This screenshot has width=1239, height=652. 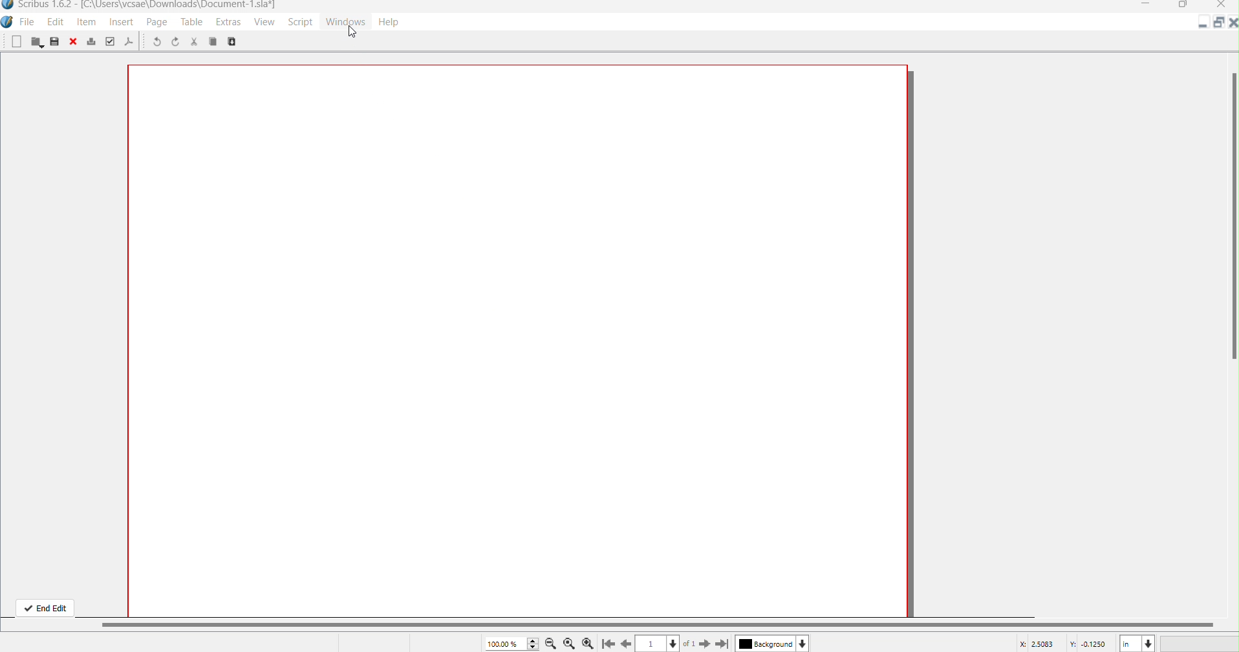 I want to click on Close, so click(x=1231, y=23).